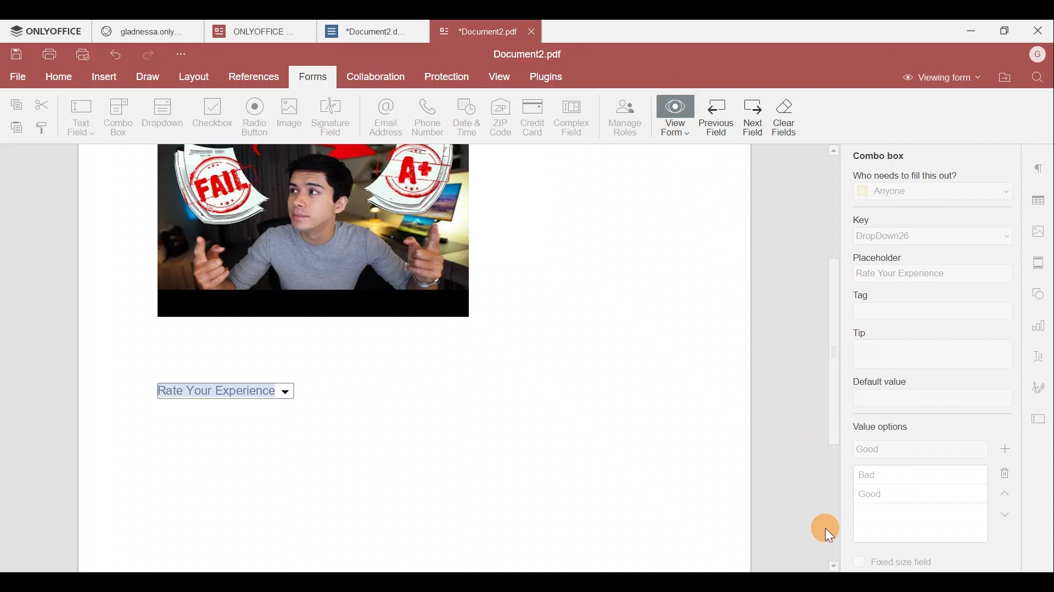  What do you see at coordinates (1038, 79) in the screenshot?
I see `Find` at bounding box center [1038, 79].